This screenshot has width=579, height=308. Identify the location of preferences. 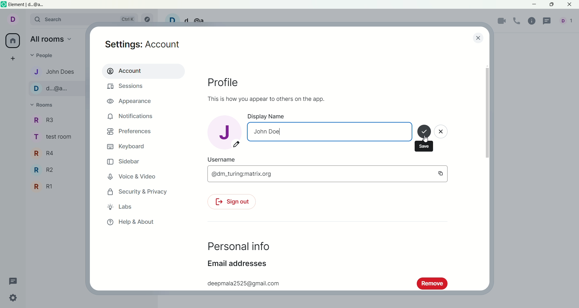
(129, 133).